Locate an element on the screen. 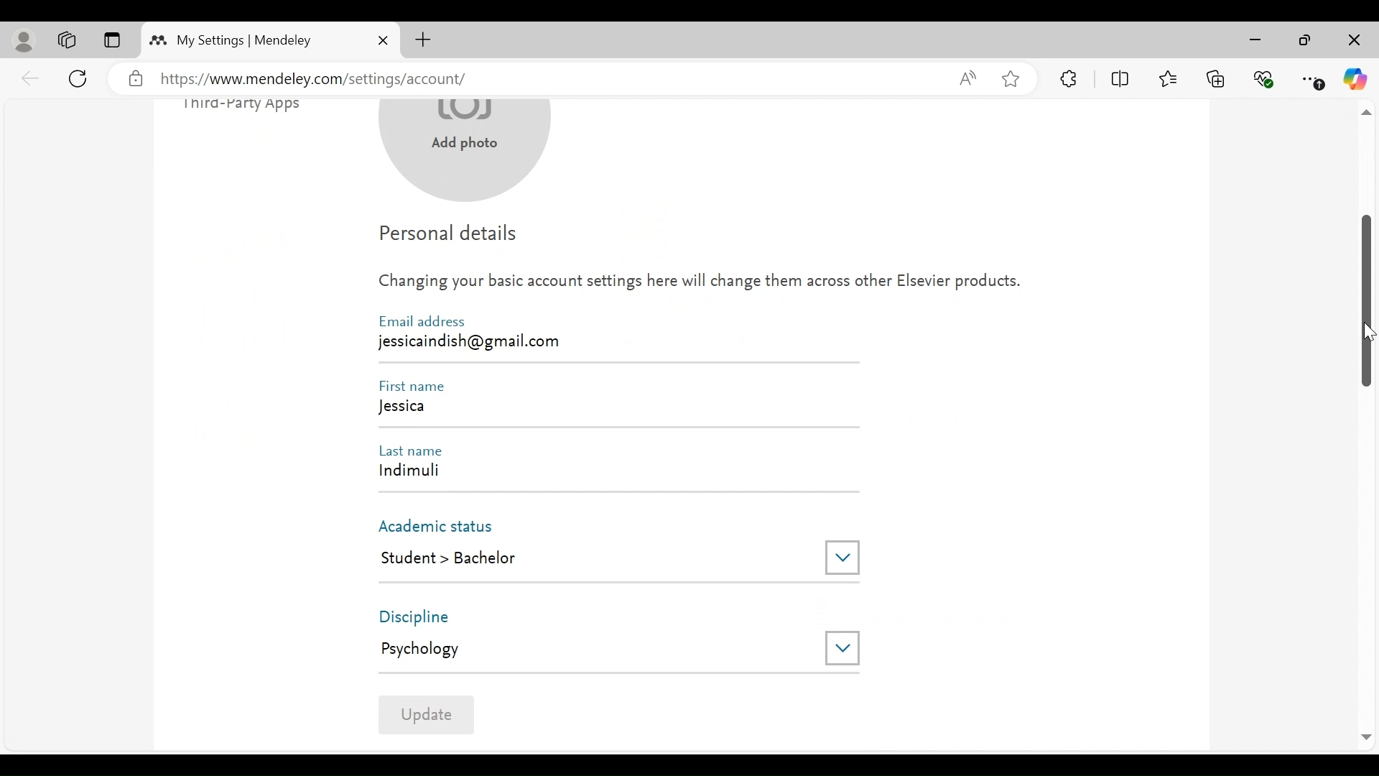 Image resolution: width=1379 pixels, height=776 pixels. verified is located at coordinates (136, 79).